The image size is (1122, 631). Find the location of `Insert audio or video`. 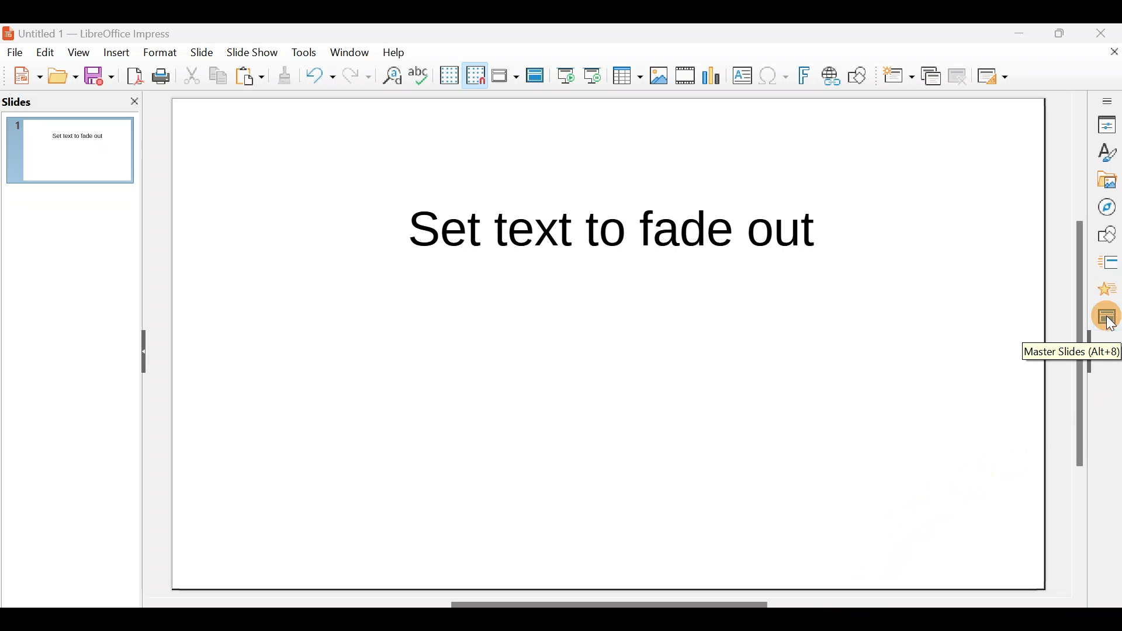

Insert audio or video is located at coordinates (685, 78).